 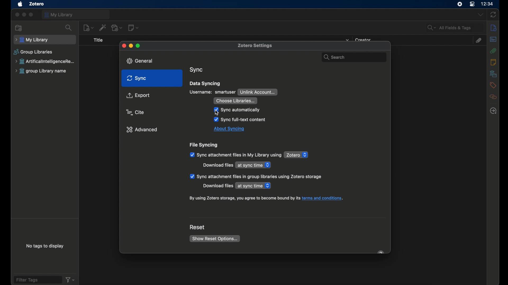 What do you see at coordinates (479, 40) in the screenshot?
I see `attachments` at bounding box center [479, 40].